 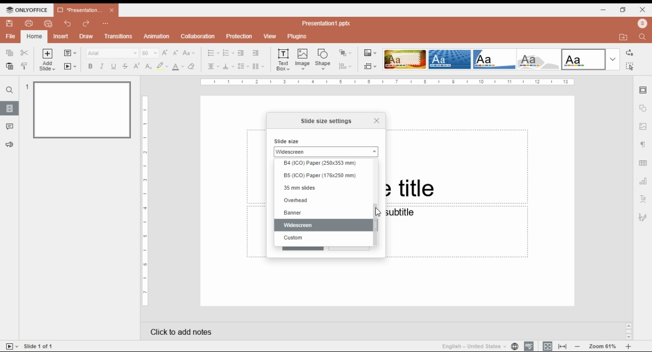 I want to click on subscript, so click(x=147, y=66).